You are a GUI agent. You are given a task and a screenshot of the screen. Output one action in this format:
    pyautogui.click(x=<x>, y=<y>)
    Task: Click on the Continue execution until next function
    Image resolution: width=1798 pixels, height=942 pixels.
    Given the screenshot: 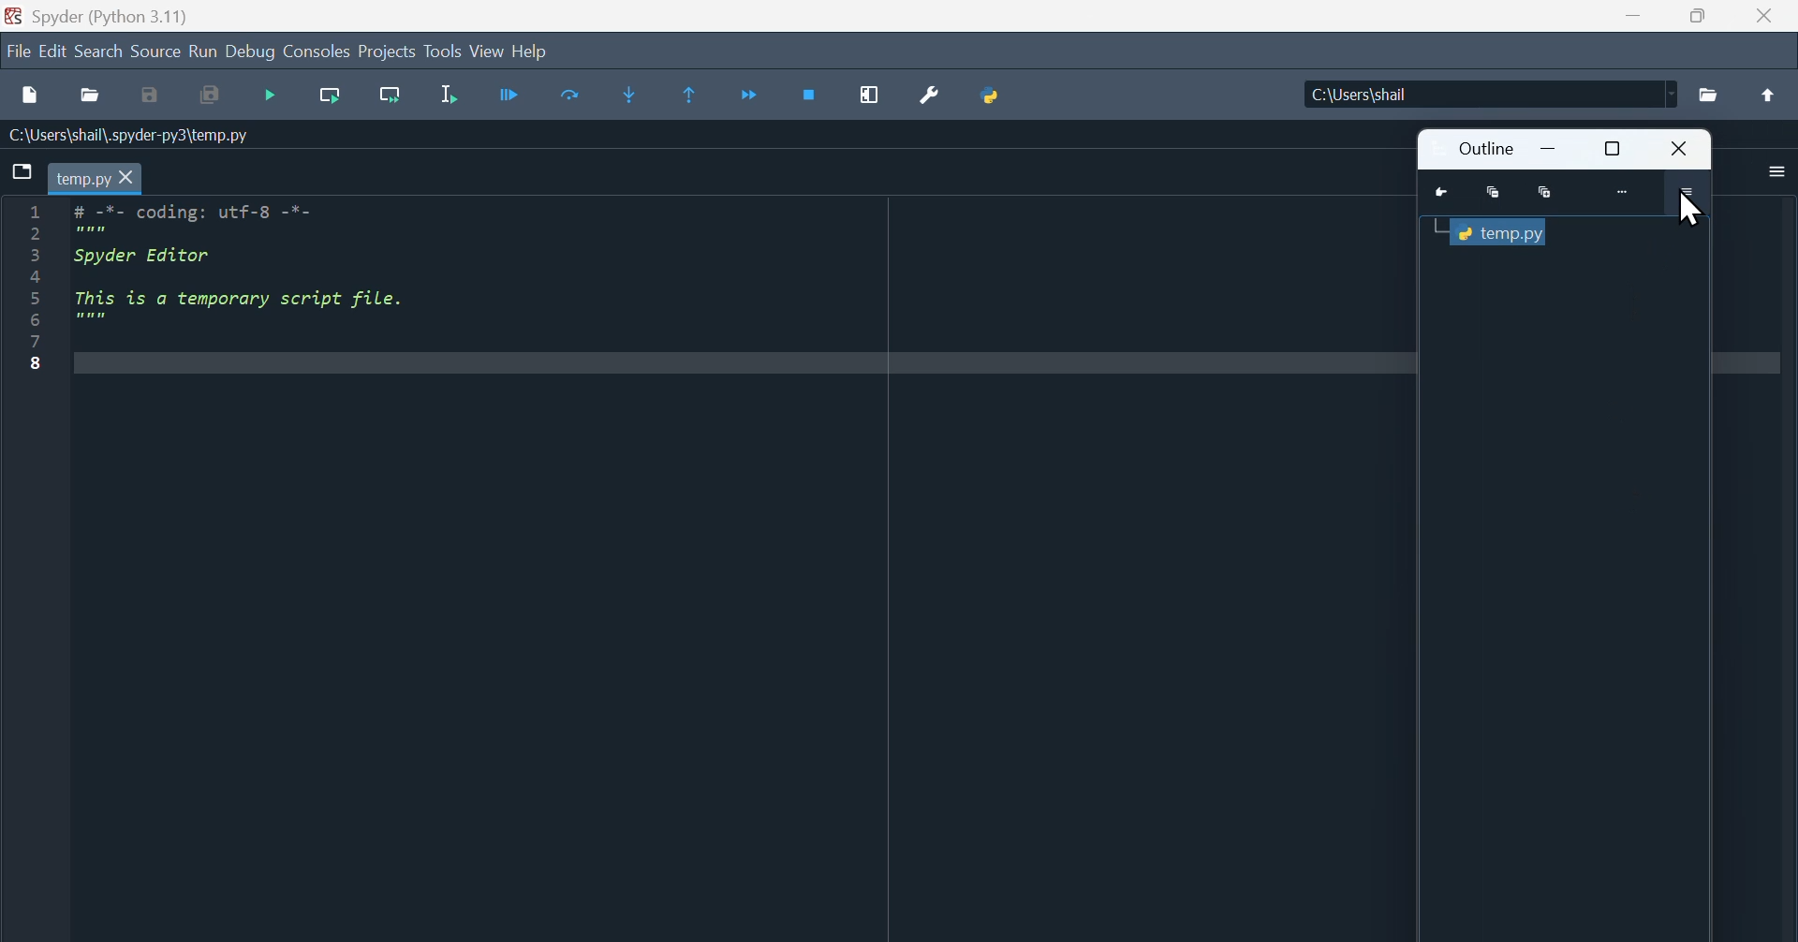 What is the action you would take?
    pyautogui.click(x=748, y=95)
    